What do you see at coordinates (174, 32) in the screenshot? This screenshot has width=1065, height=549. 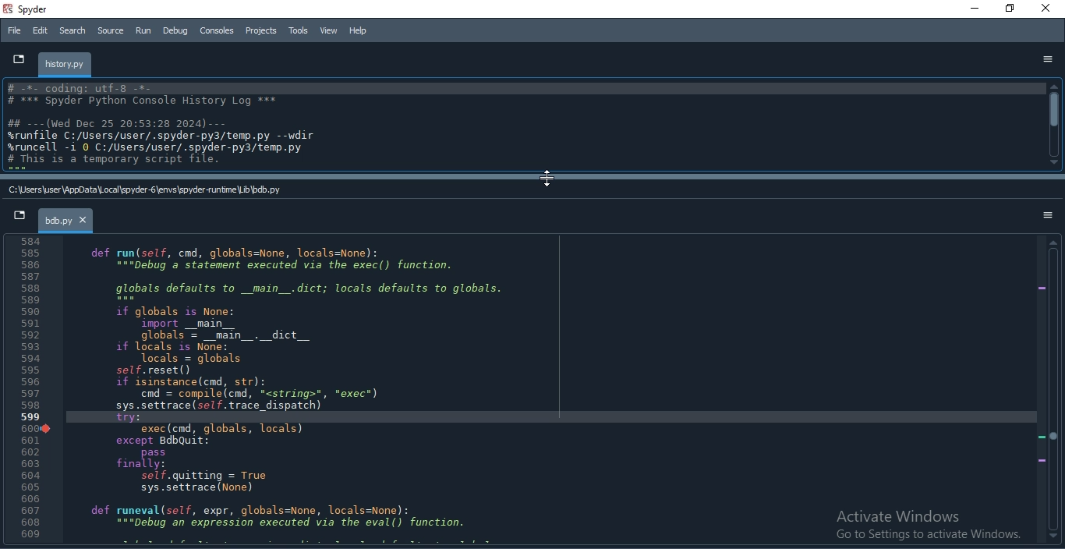 I see `Debug` at bounding box center [174, 32].